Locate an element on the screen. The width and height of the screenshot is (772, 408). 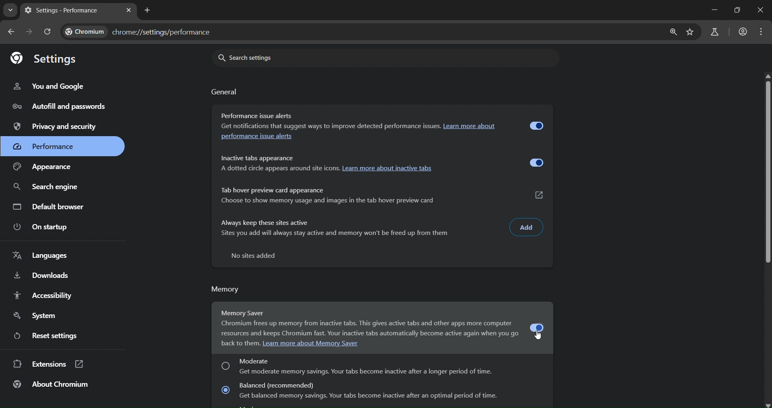
default engine is located at coordinates (52, 207).